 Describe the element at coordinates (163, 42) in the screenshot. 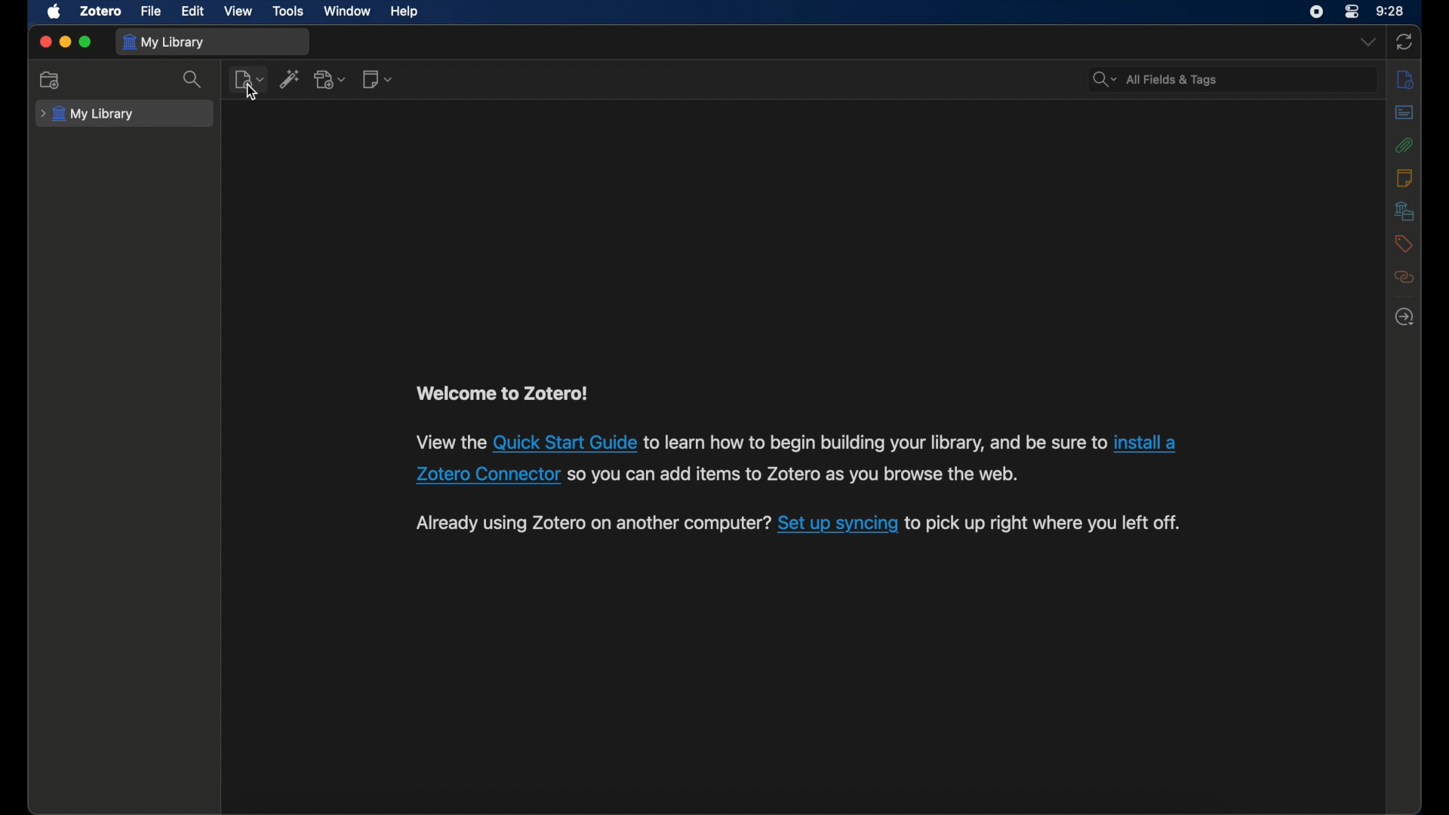

I see `my library` at that location.